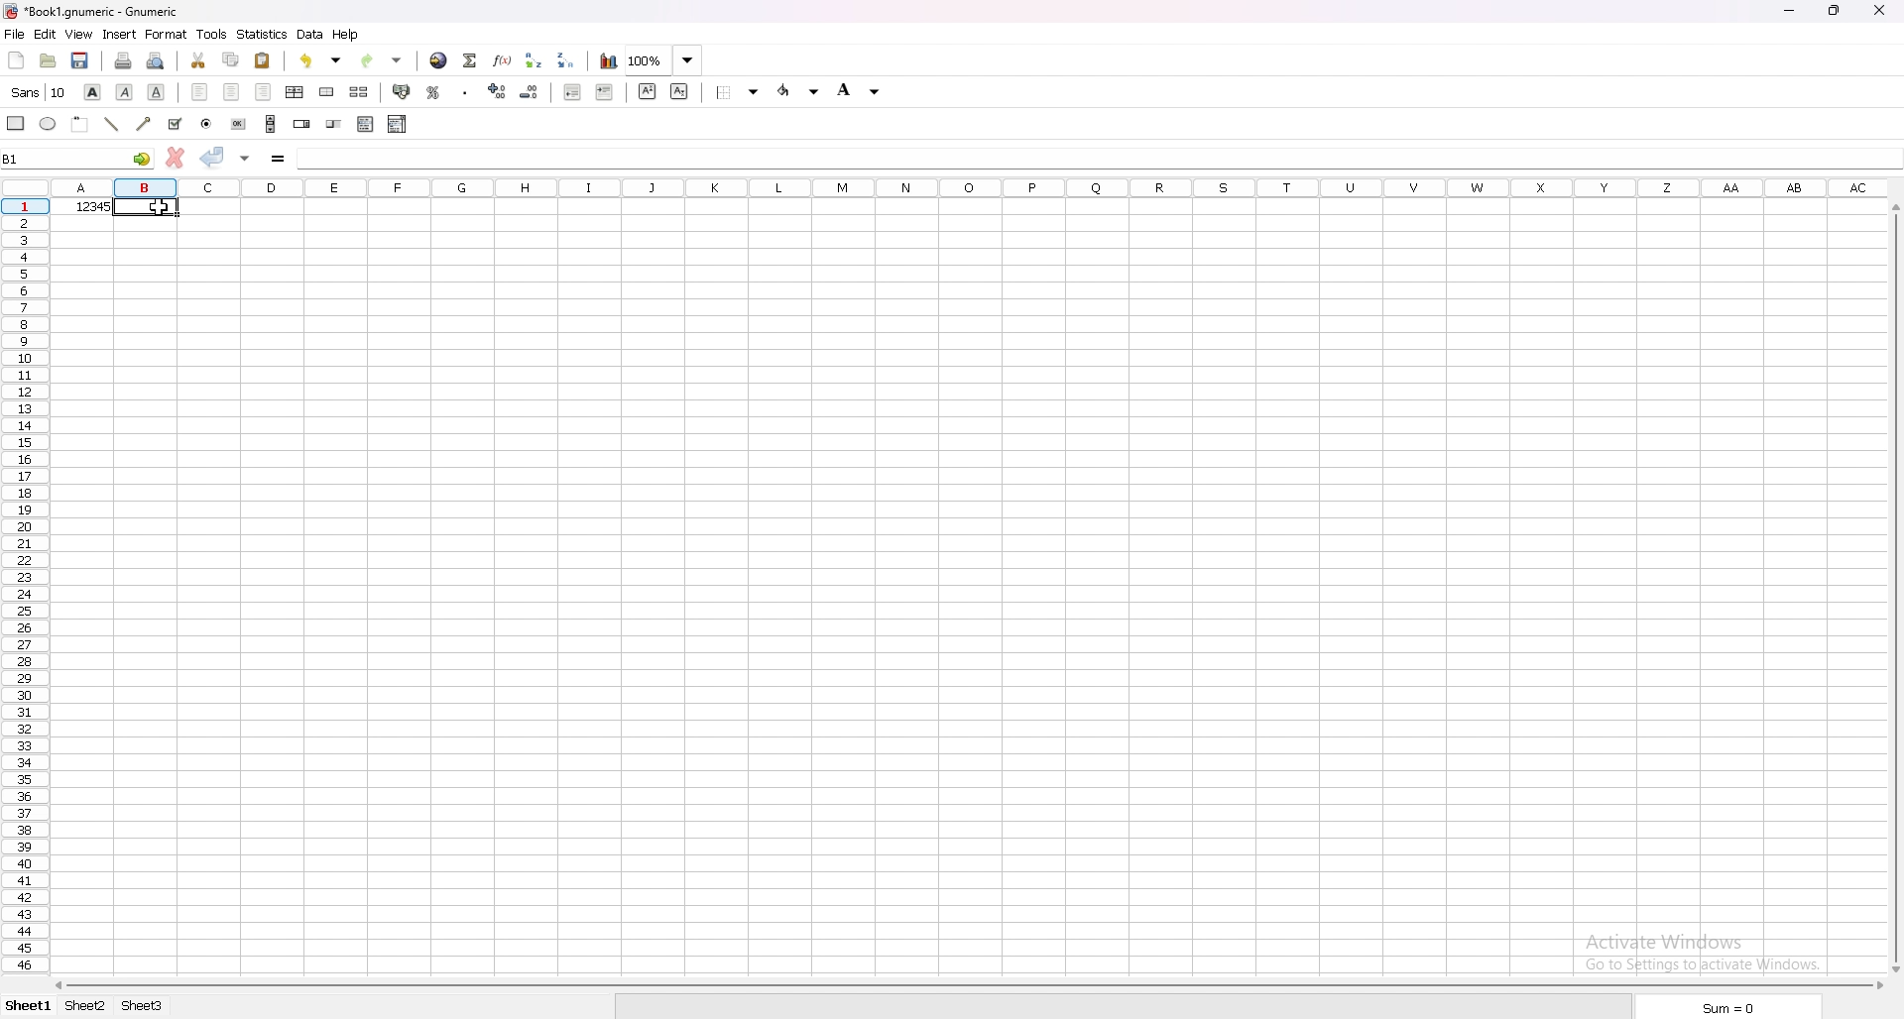 The image size is (1904, 1019). I want to click on format, so click(166, 35).